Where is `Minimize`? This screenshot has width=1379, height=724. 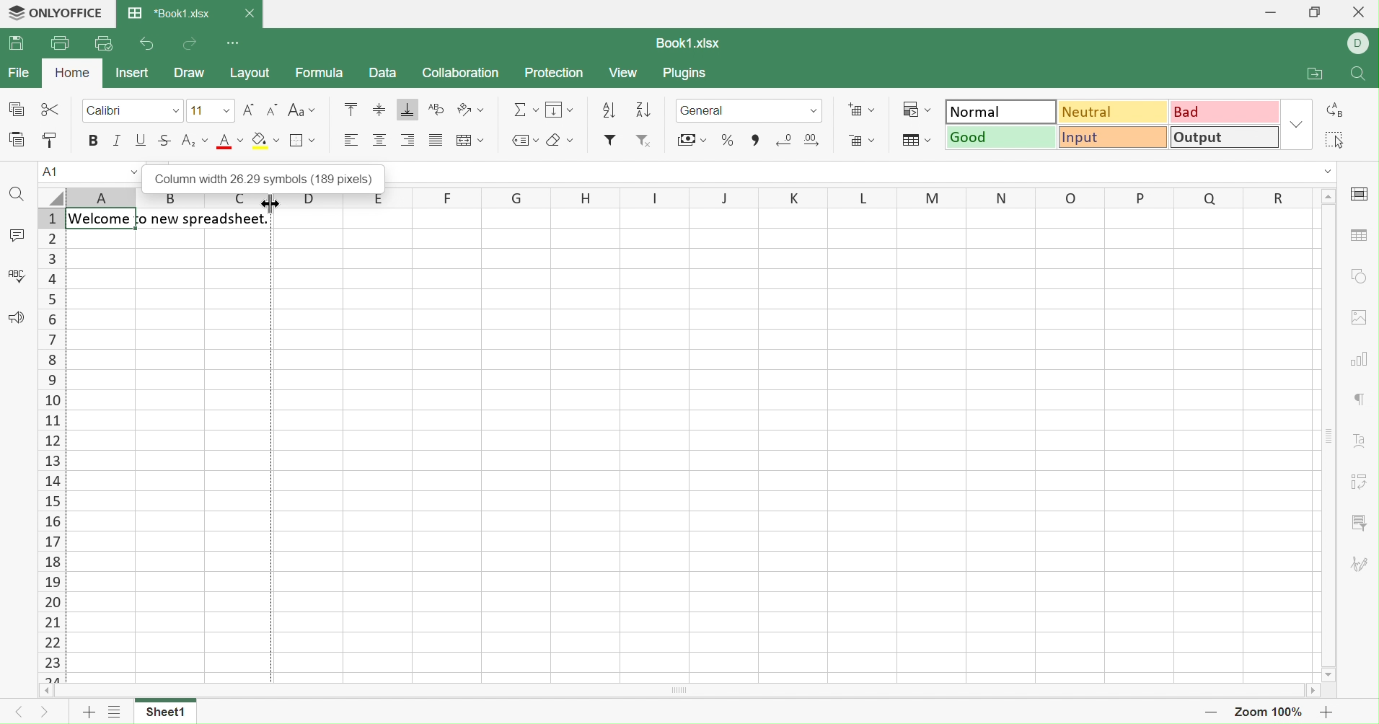 Minimize is located at coordinates (1265, 12).